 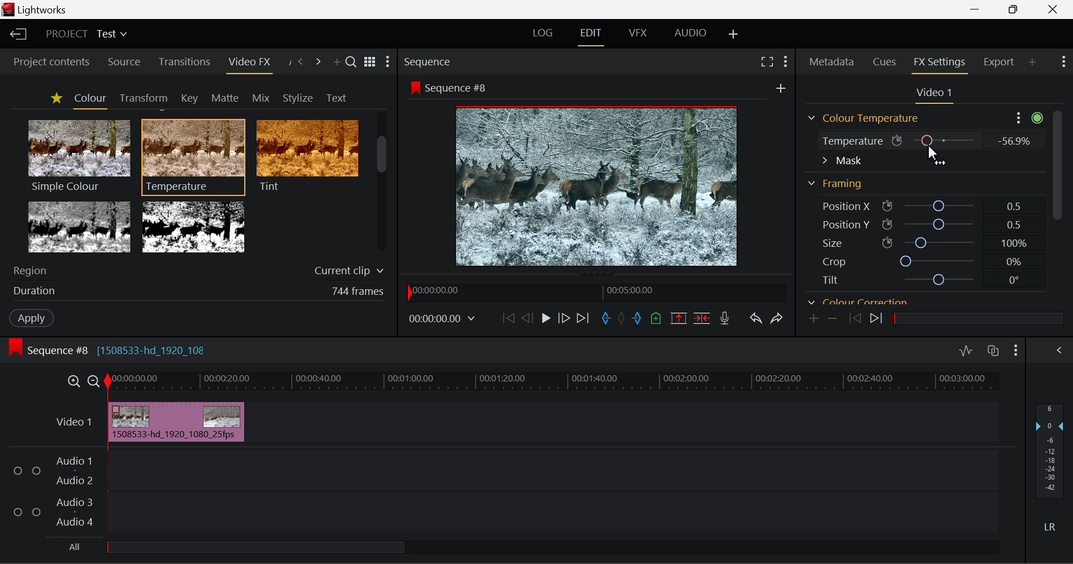 What do you see at coordinates (306, 155) in the screenshot?
I see `Tint` at bounding box center [306, 155].